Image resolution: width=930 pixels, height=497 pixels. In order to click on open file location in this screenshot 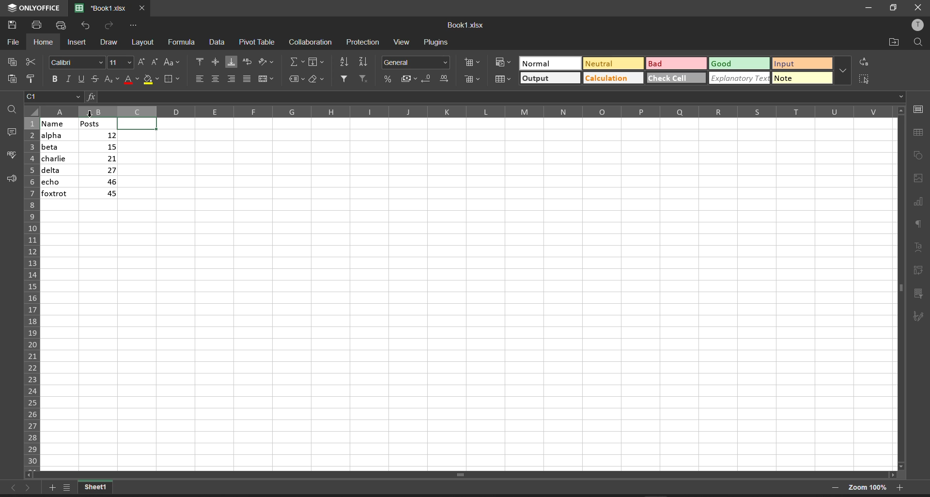, I will do `click(894, 43)`.